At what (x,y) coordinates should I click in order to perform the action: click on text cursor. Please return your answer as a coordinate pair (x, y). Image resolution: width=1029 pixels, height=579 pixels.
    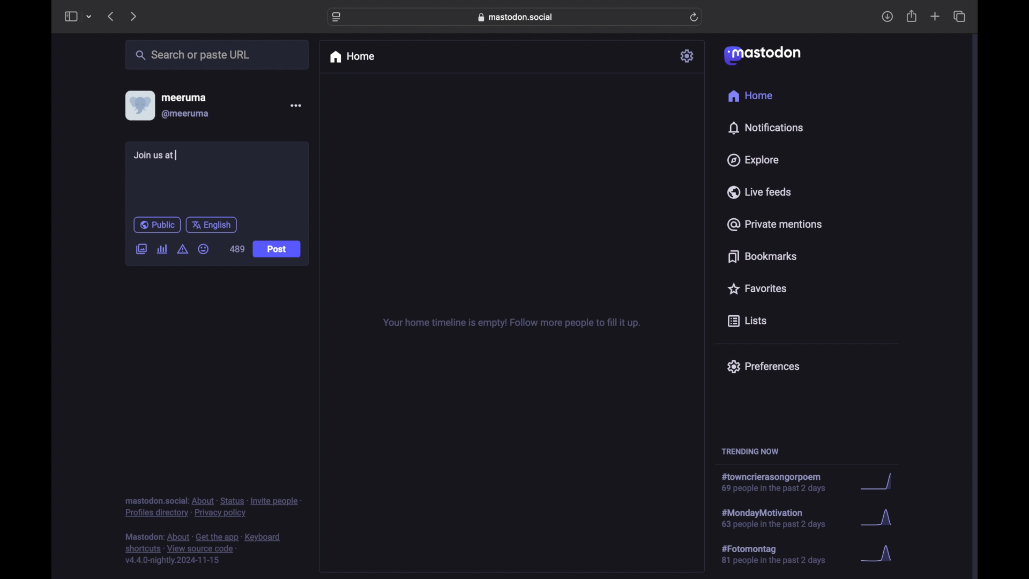
    Looking at the image, I should click on (176, 155).